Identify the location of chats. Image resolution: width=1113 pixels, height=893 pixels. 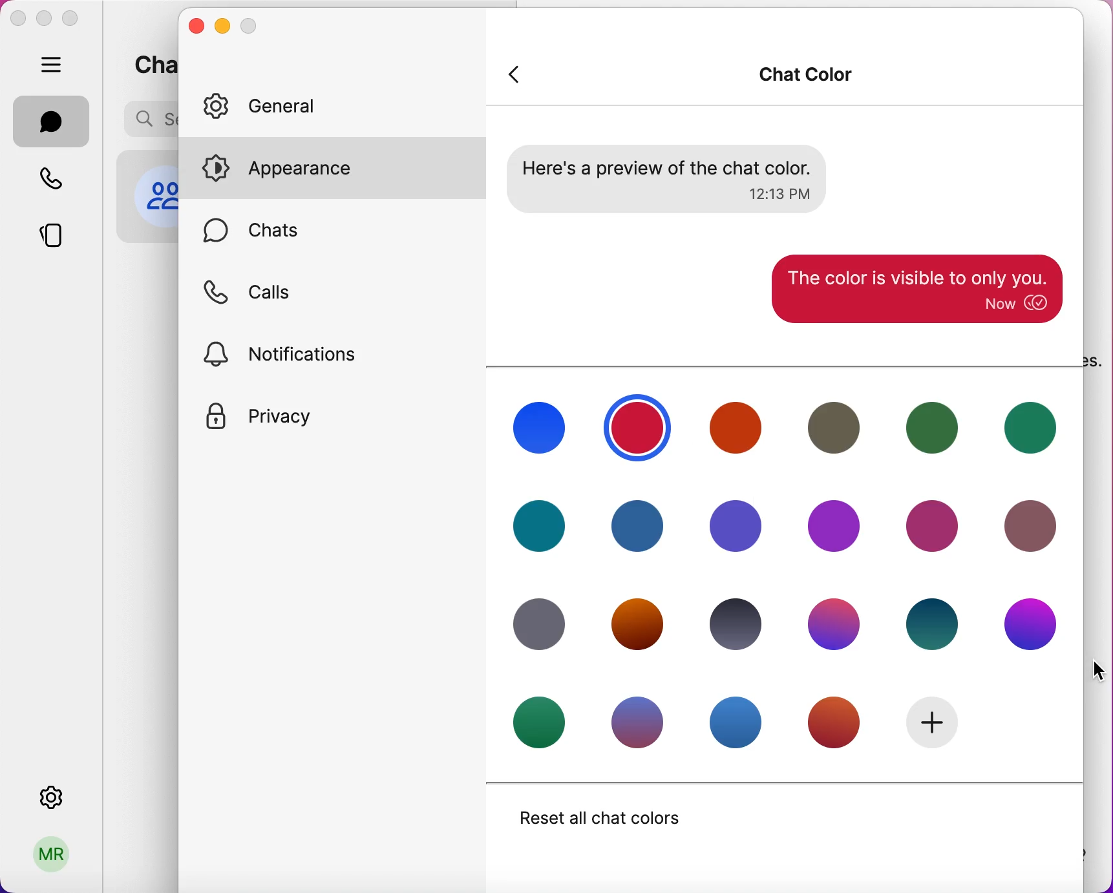
(52, 121).